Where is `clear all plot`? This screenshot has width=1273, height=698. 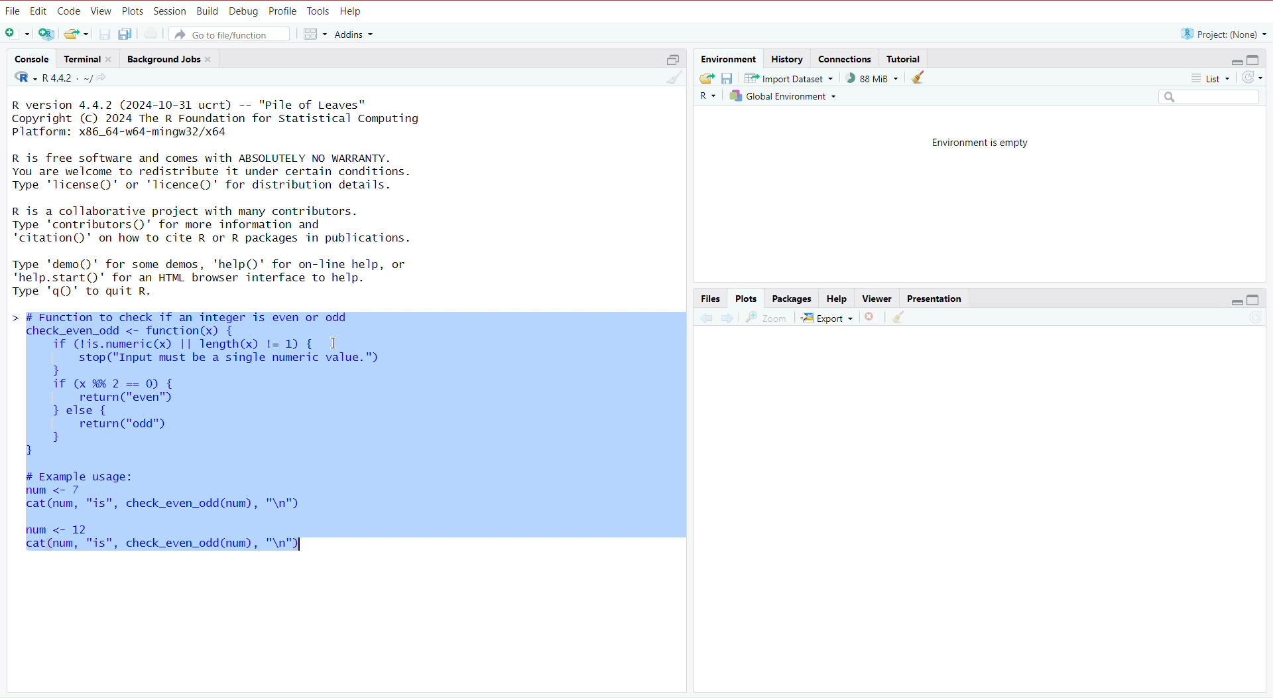 clear all plot is located at coordinates (900, 318).